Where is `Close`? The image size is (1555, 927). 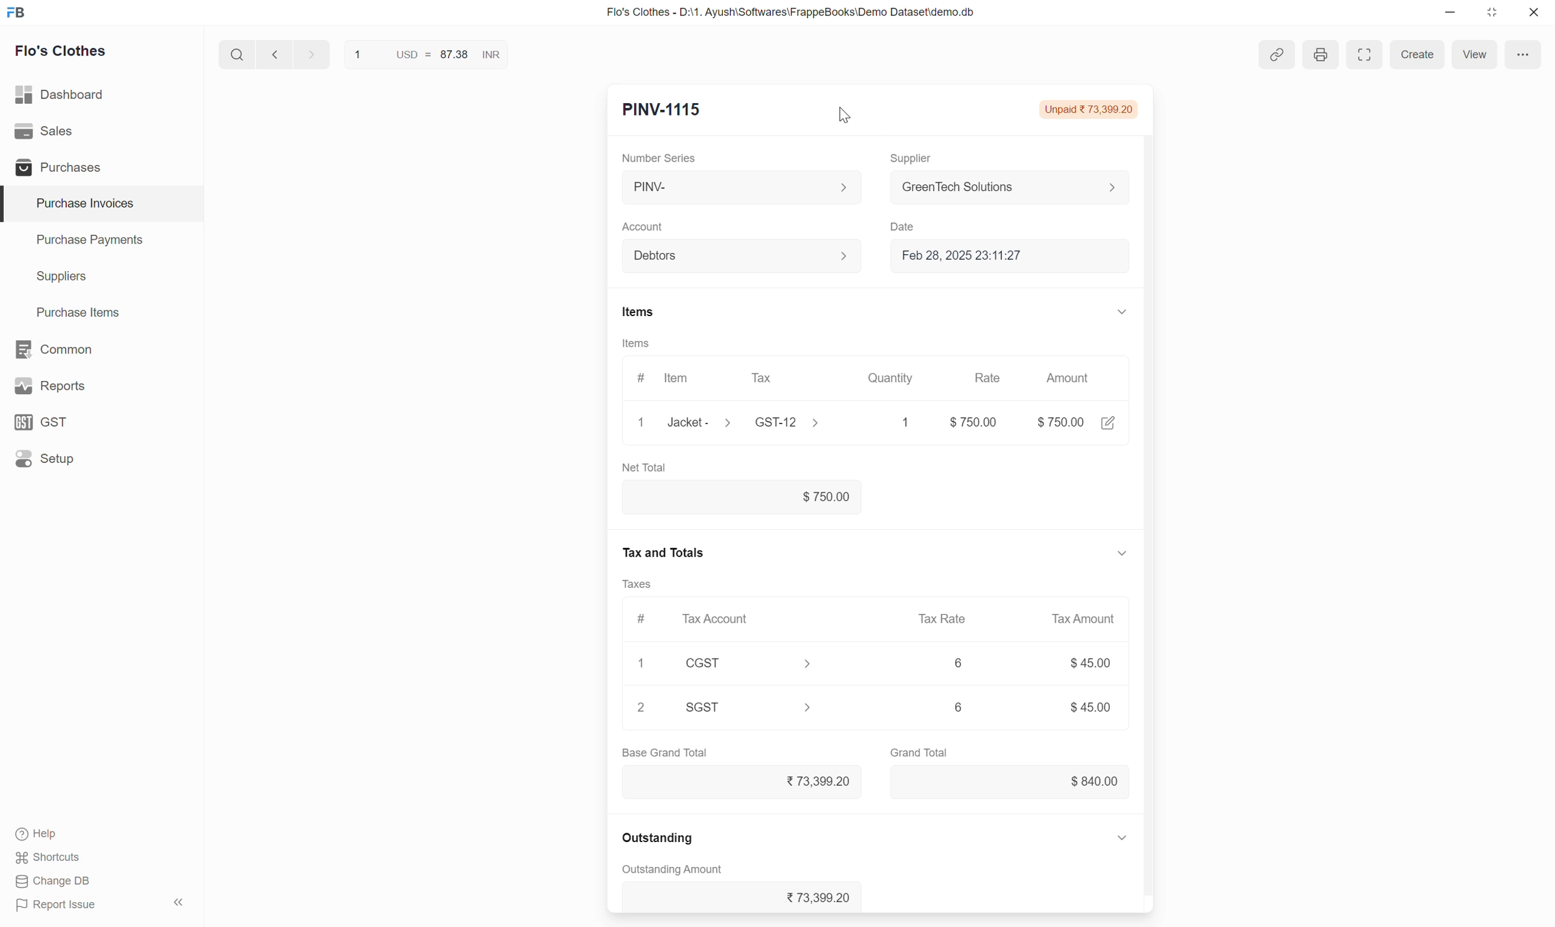 Close is located at coordinates (642, 422).